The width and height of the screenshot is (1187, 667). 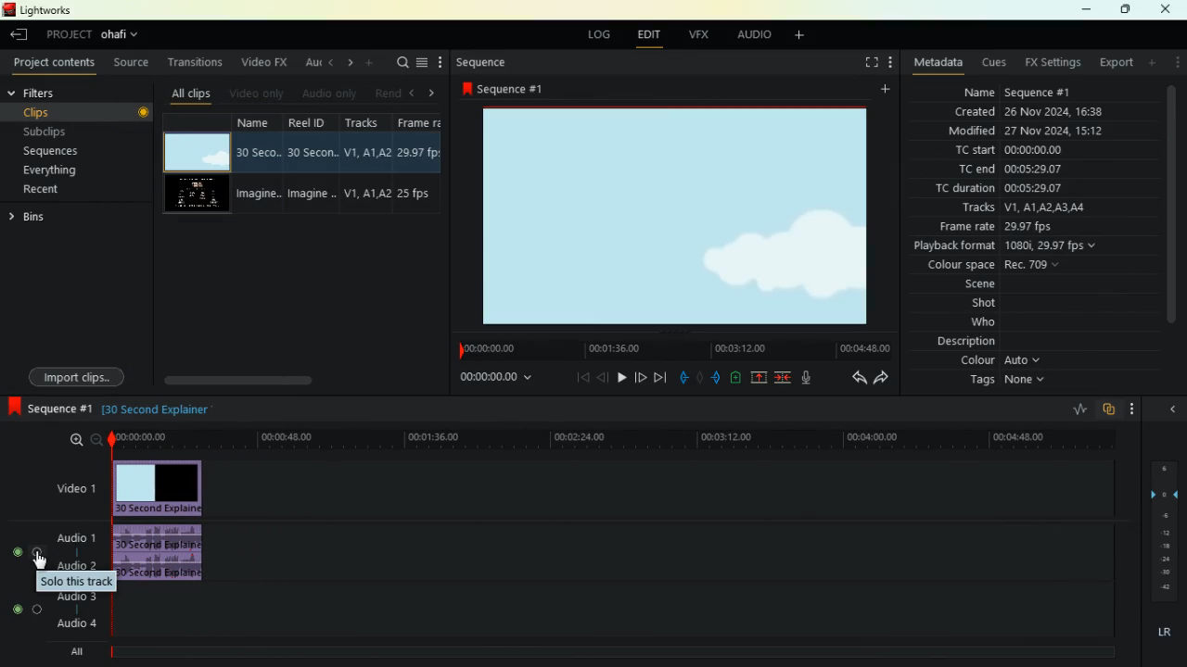 I want to click on audio clip added to timeline, so click(x=163, y=550).